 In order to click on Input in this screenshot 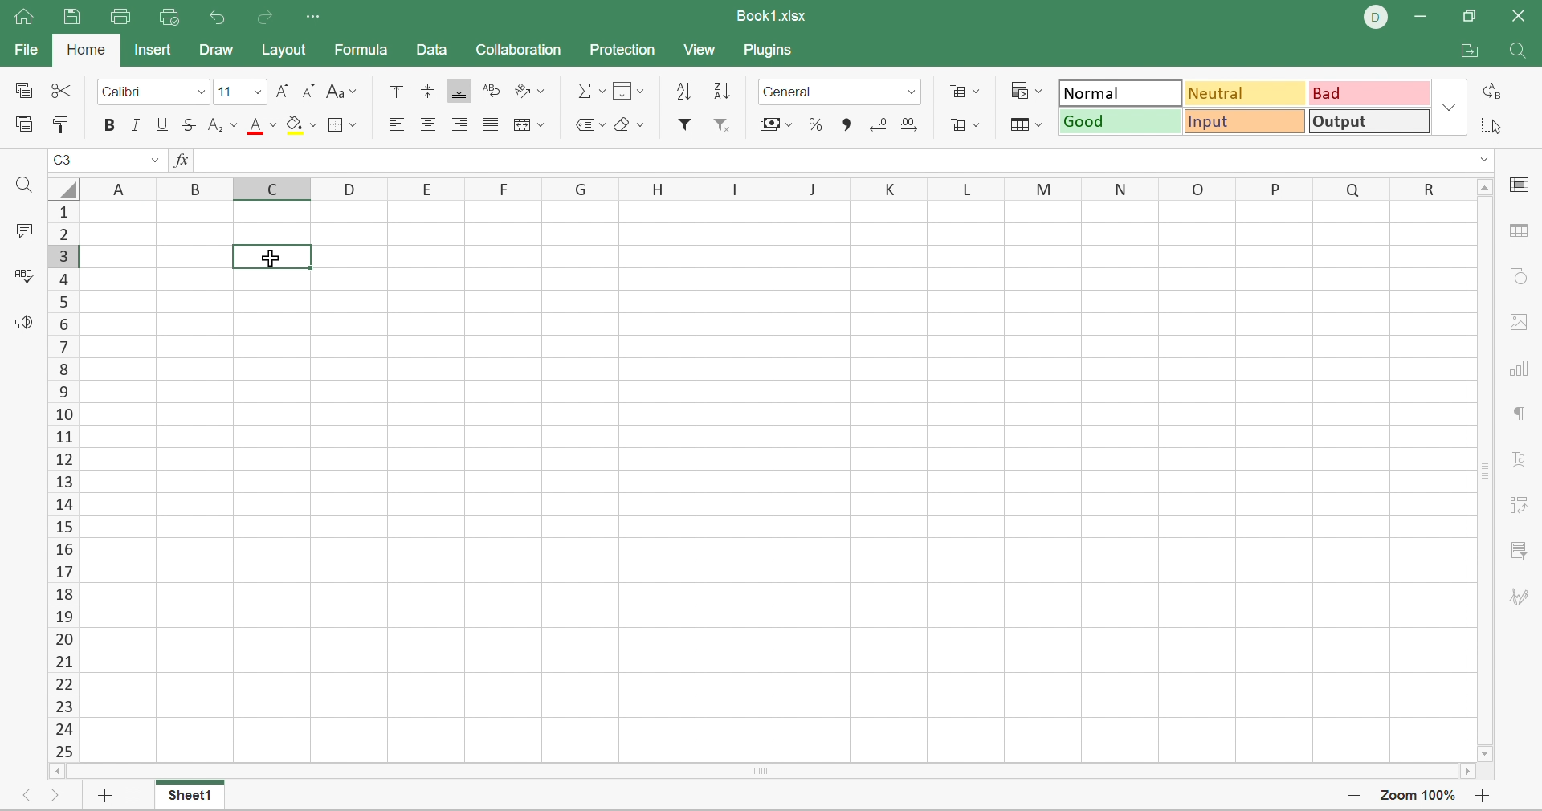, I will do `click(1246, 122)`.